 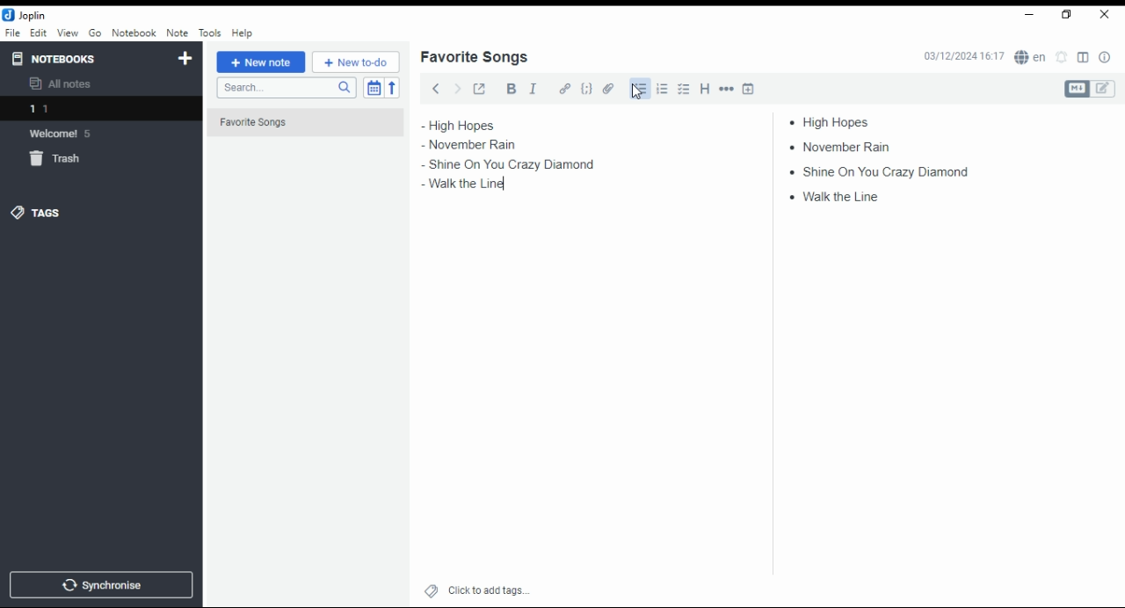 What do you see at coordinates (638, 89) in the screenshot?
I see `bullets` at bounding box center [638, 89].